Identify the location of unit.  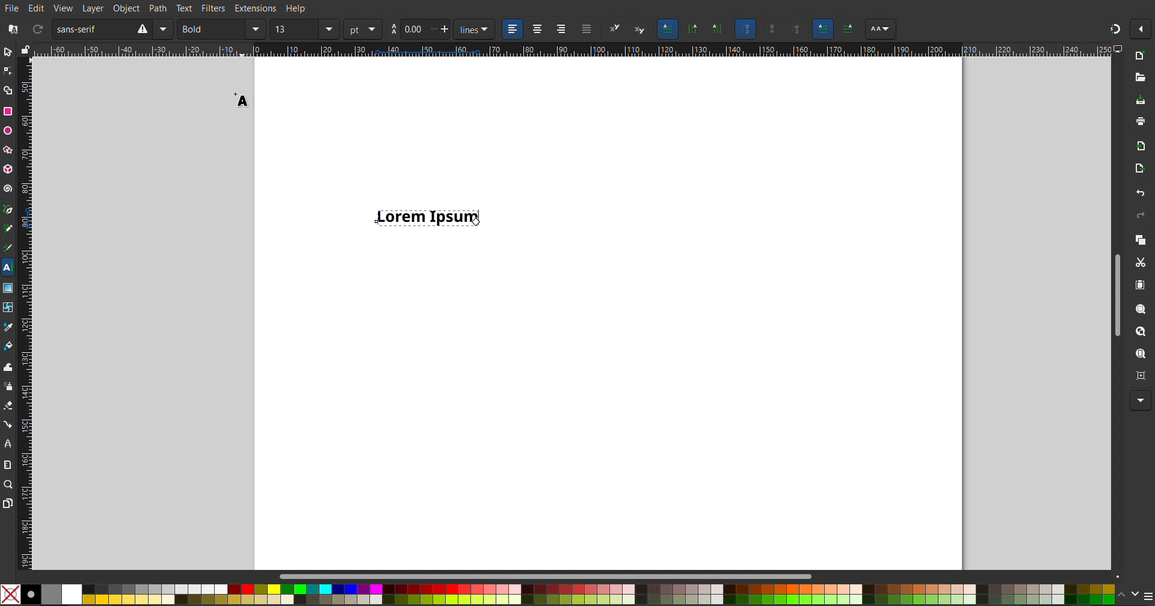
(475, 29).